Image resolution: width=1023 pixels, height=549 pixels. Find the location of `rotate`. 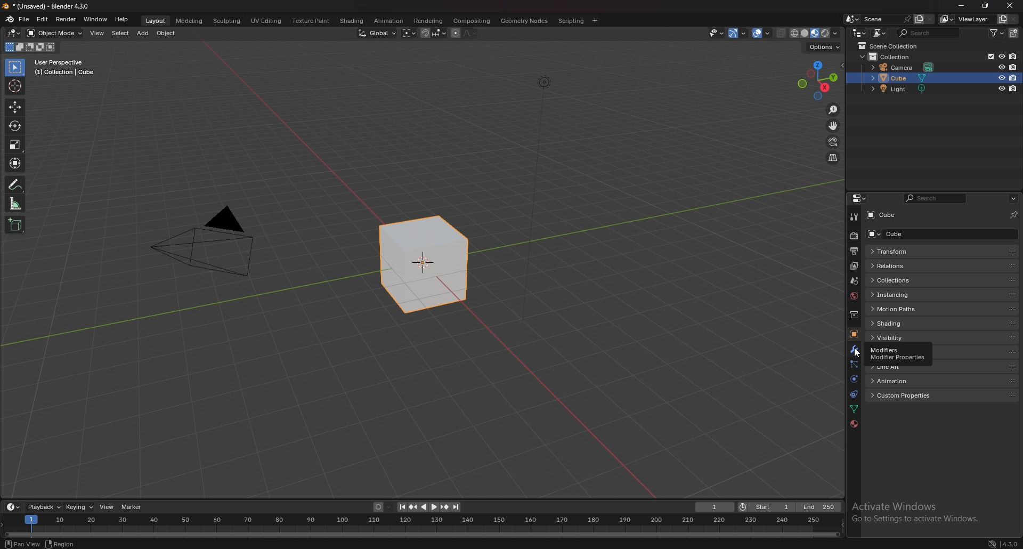

rotate is located at coordinates (14, 126).